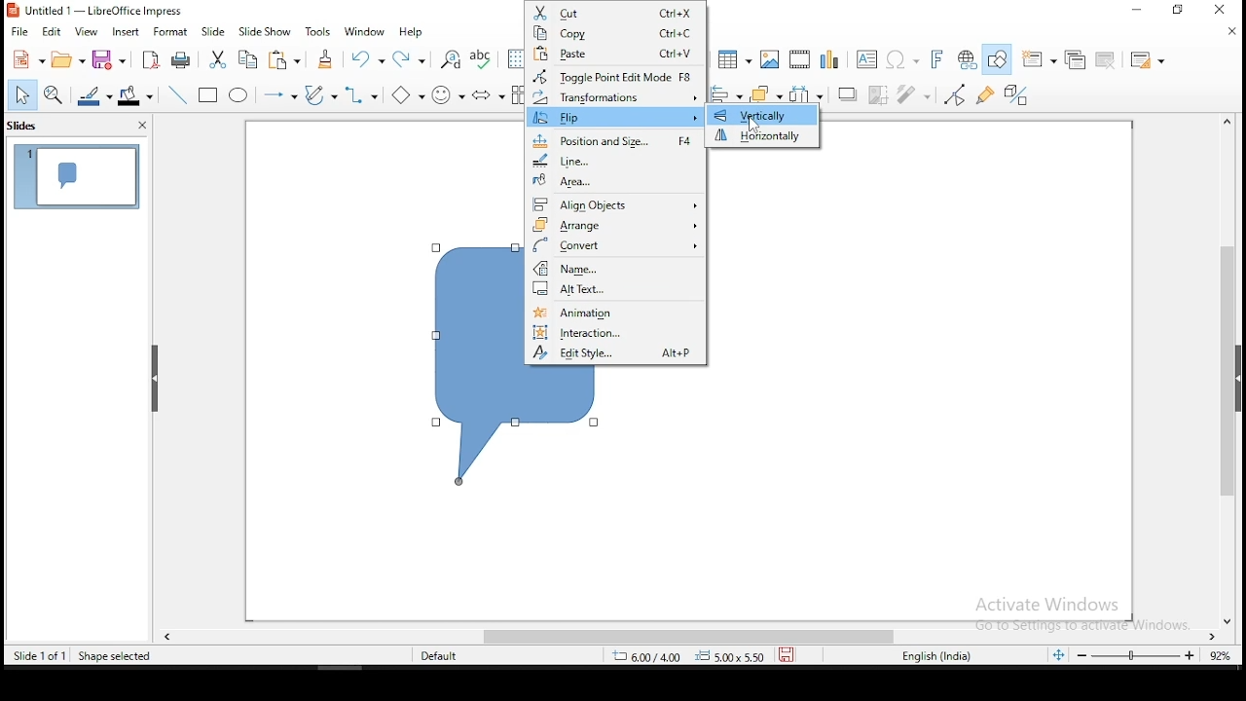 Image resolution: width=1246 pixels, height=701 pixels. What do you see at coordinates (150, 60) in the screenshot?
I see `export as pdf` at bounding box center [150, 60].